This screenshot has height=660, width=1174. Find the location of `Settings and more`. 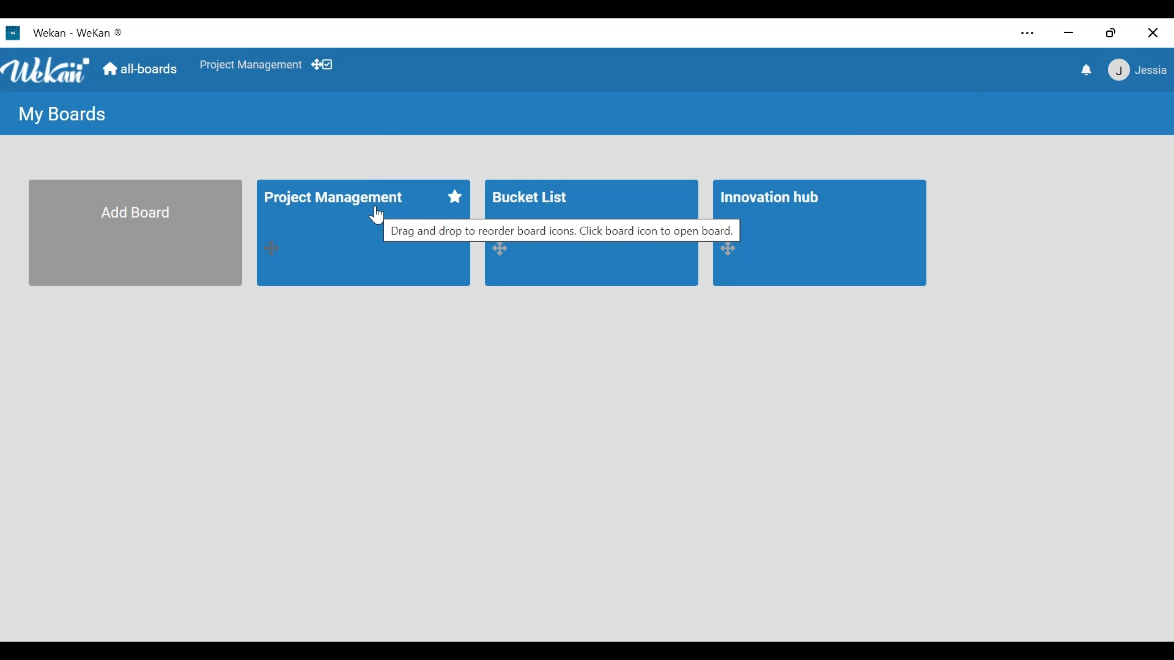

Settings and more is located at coordinates (1027, 33).